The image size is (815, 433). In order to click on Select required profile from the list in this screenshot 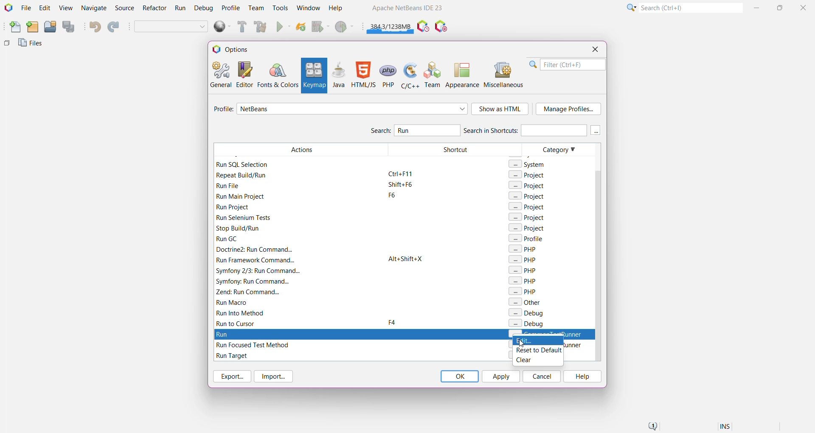, I will do `click(352, 109)`.